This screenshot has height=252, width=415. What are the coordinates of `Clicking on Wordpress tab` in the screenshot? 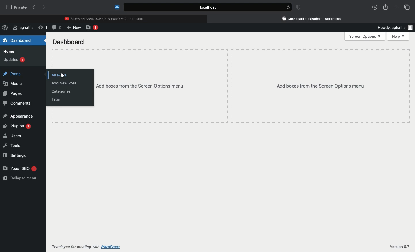 It's located at (312, 18).